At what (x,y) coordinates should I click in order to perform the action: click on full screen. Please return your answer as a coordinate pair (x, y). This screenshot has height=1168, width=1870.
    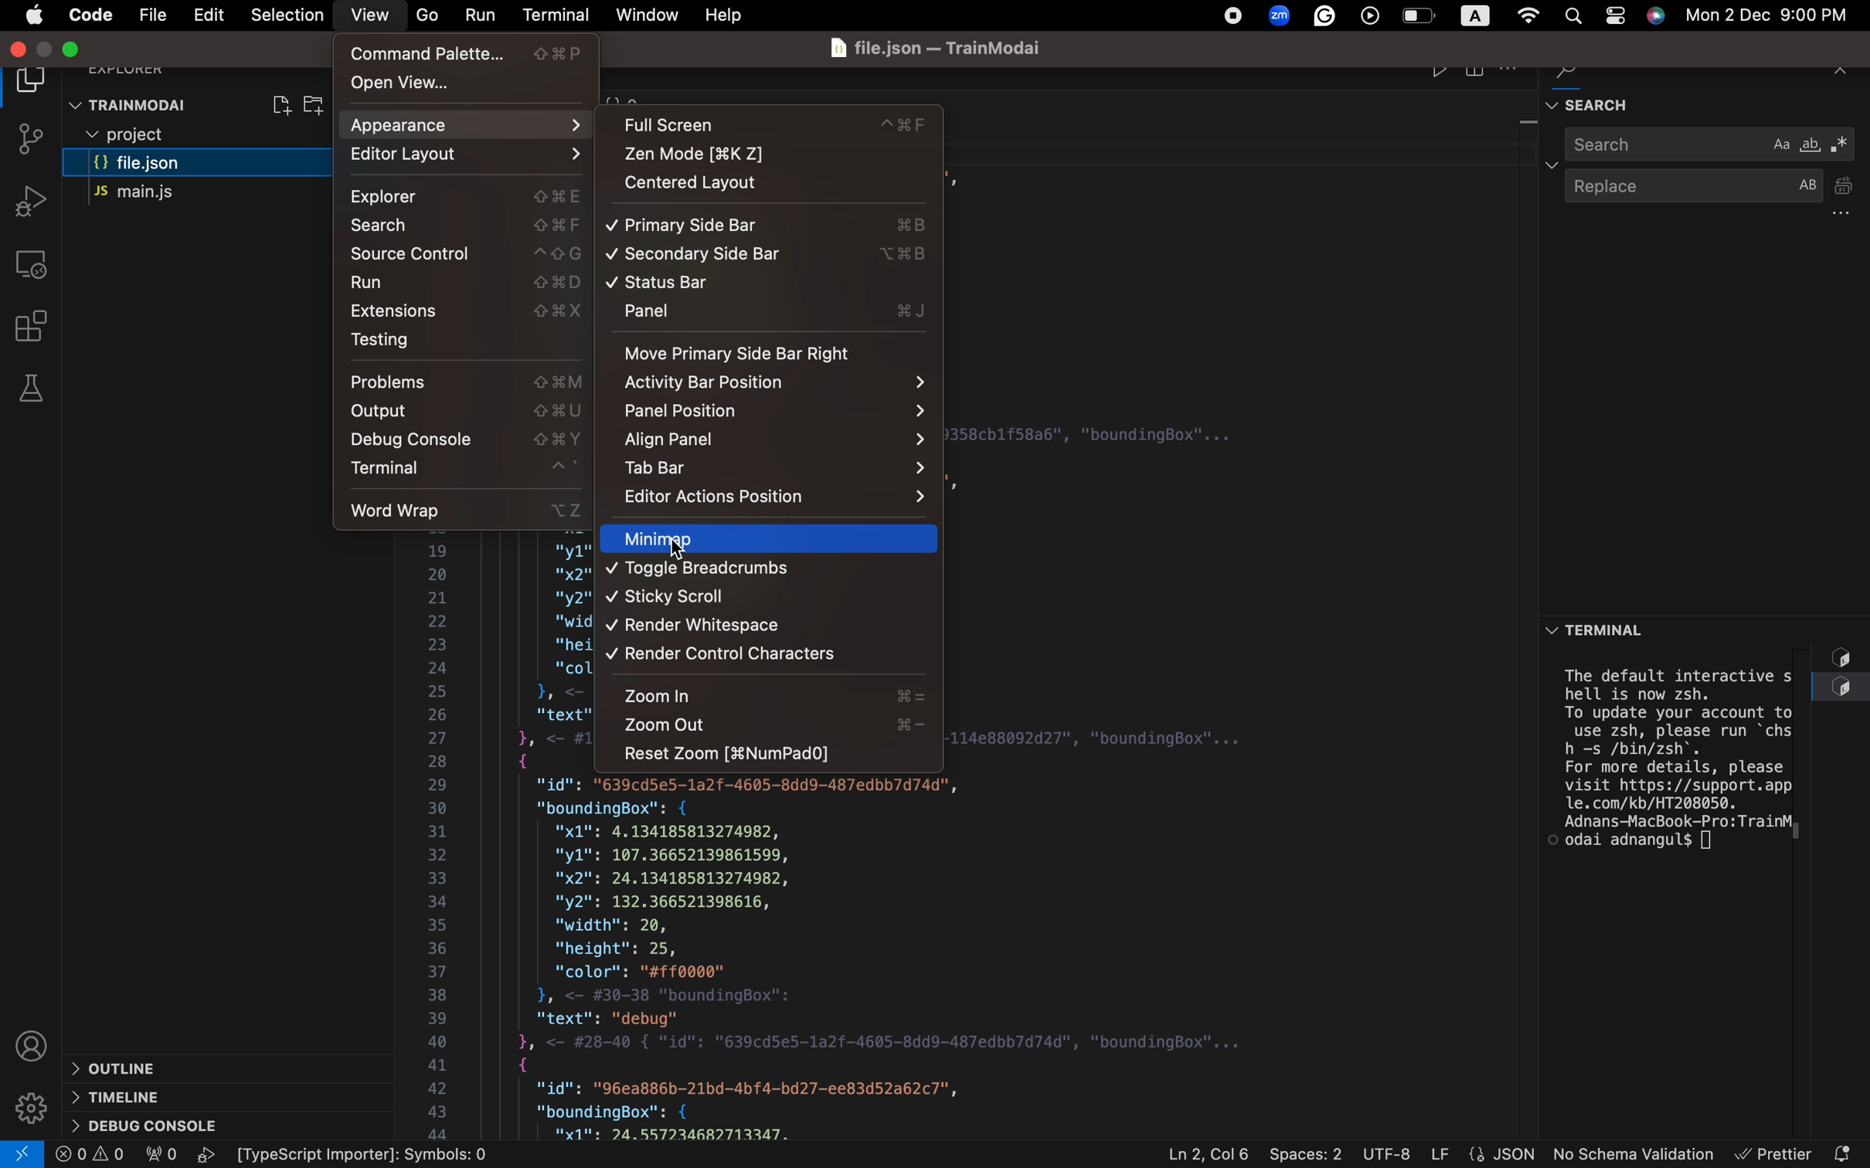
    Looking at the image, I should click on (770, 123).